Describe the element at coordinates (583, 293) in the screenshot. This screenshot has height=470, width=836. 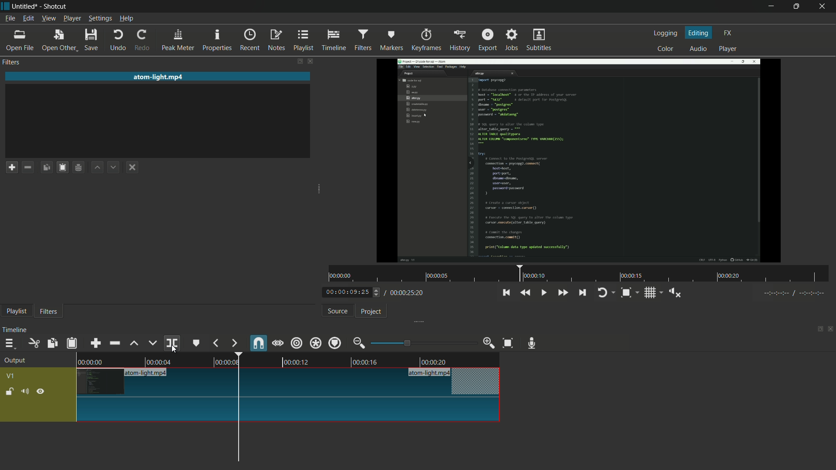
I see `skip to the next point` at that location.